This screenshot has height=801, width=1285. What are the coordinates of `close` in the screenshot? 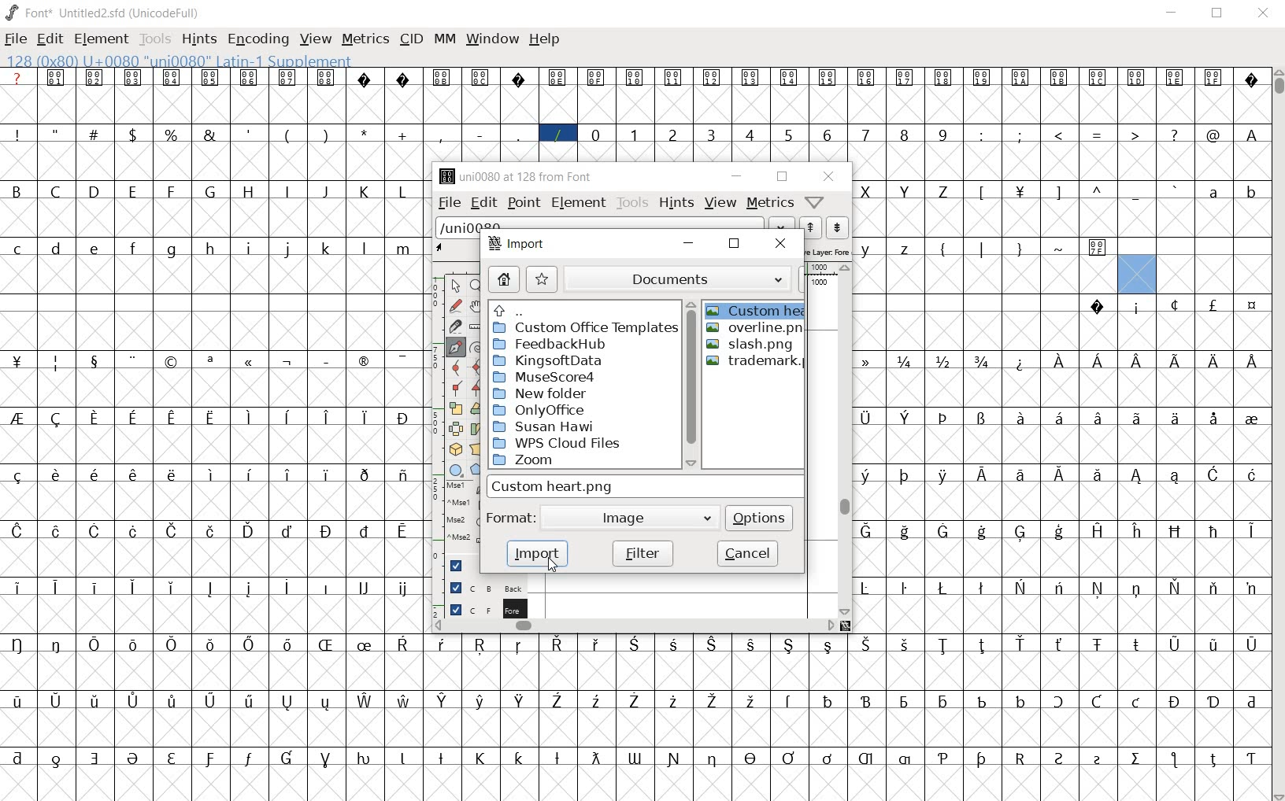 It's located at (829, 175).